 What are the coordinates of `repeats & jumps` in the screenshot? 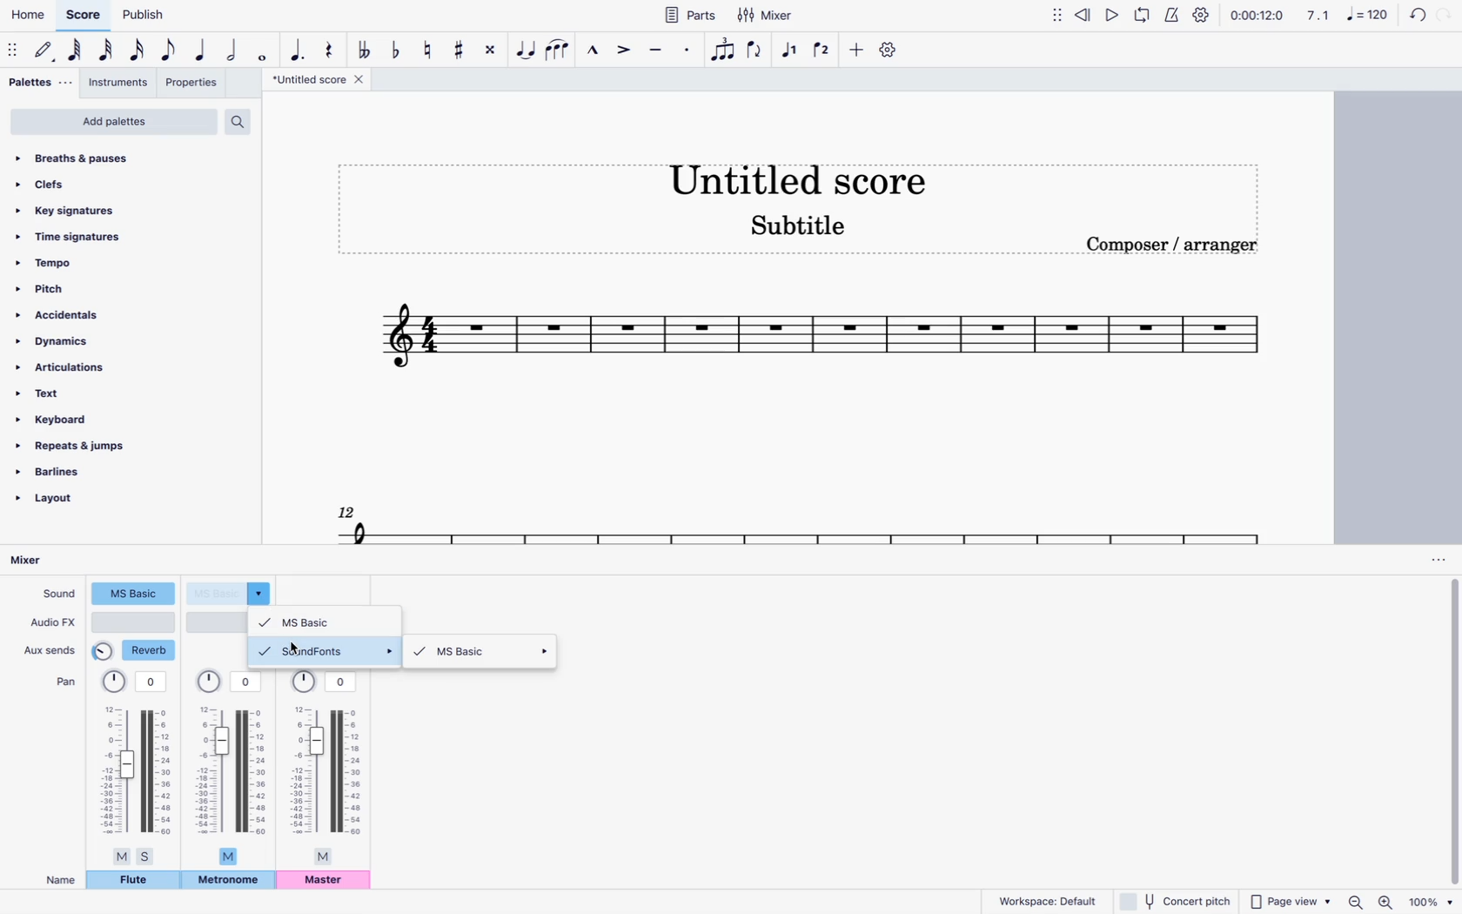 It's located at (87, 446).